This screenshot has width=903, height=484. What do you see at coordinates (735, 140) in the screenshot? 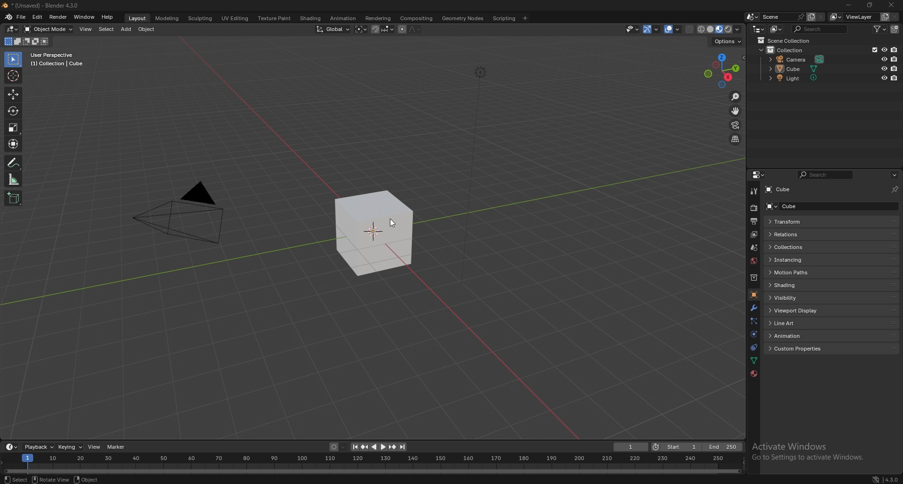
I see `perspective/orthographic` at bounding box center [735, 140].